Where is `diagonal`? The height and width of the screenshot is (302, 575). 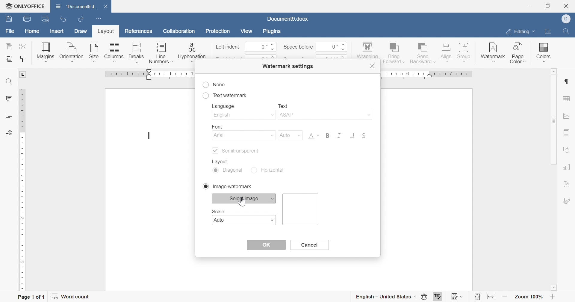 diagonal is located at coordinates (229, 171).